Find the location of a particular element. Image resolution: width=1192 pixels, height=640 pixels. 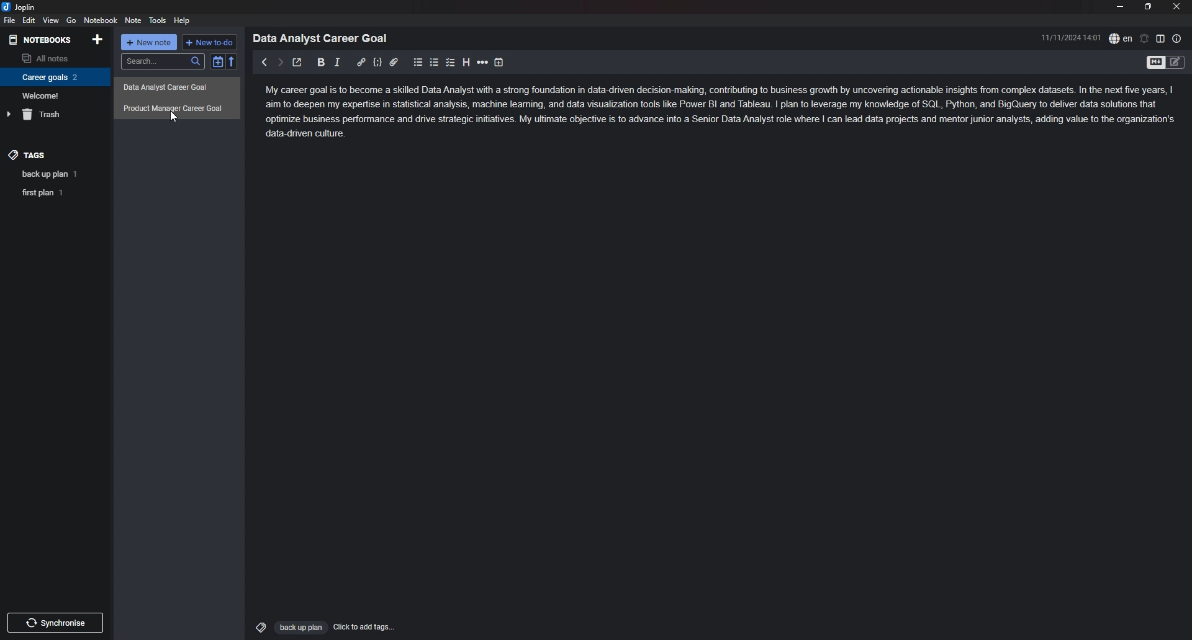

toggle editor layout is located at coordinates (1160, 38).